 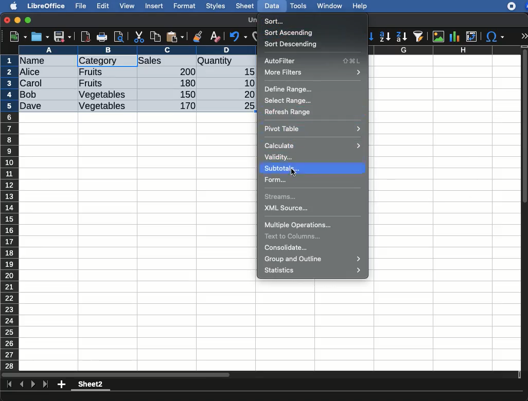 I want to click on Carol, so click(x=40, y=84).